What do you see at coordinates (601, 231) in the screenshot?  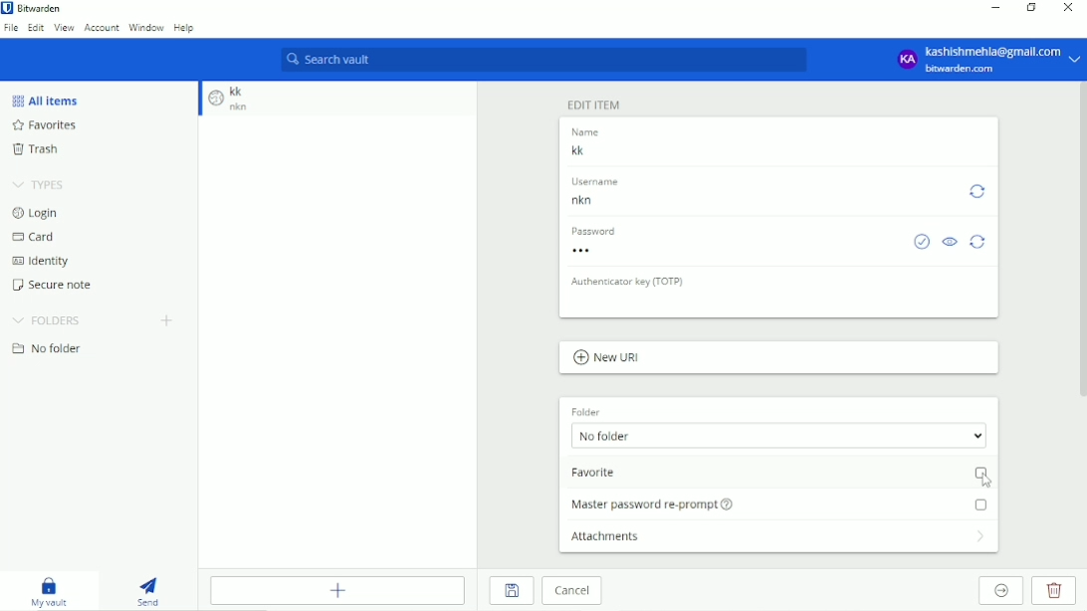 I see `password label` at bounding box center [601, 231].